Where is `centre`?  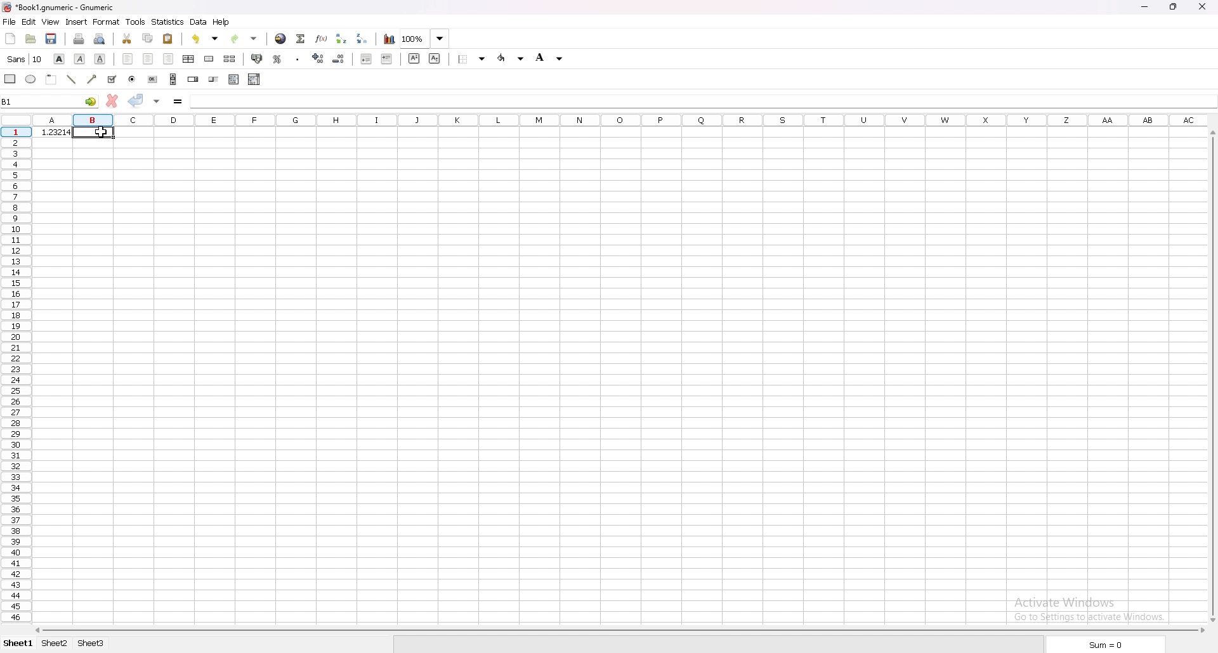
centre is located at coordinates (148, 58).